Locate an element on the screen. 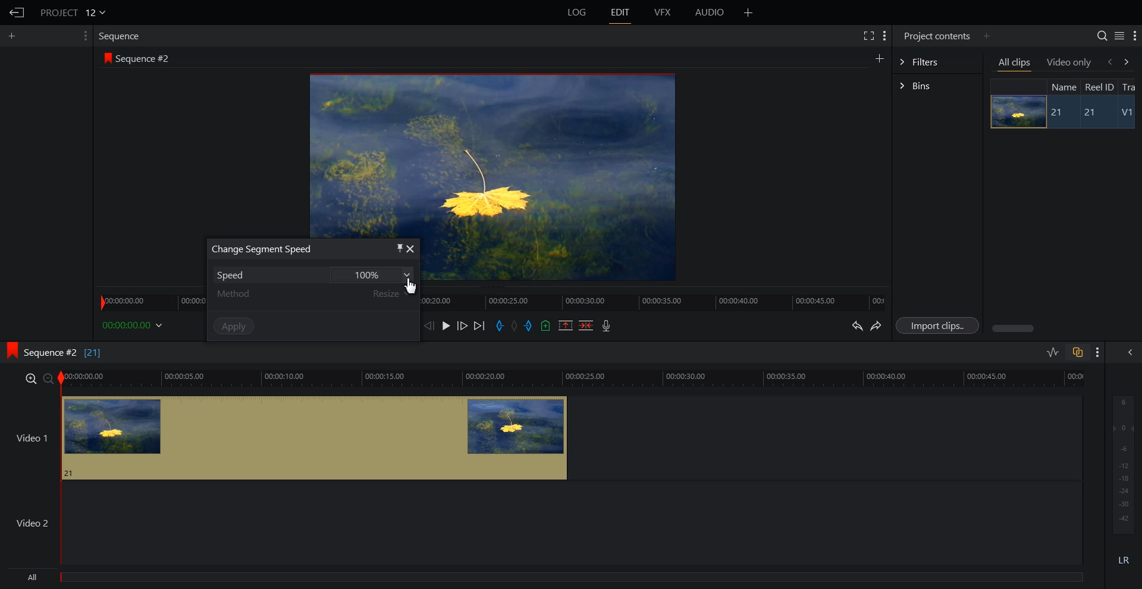 The height and width of the screenshot is (589, 1142). Toggle audio level editing is located at coordinates (1053, 352).